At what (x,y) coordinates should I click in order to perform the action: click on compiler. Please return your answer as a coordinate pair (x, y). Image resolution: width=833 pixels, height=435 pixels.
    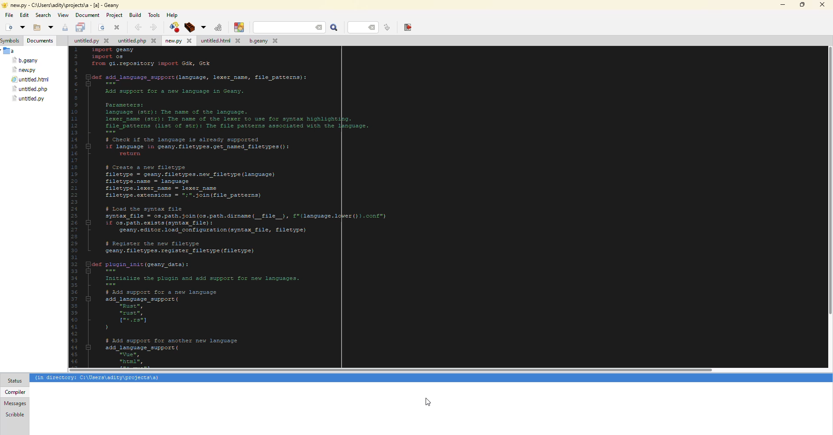
    Looking at the image, I should click on (15, 392).